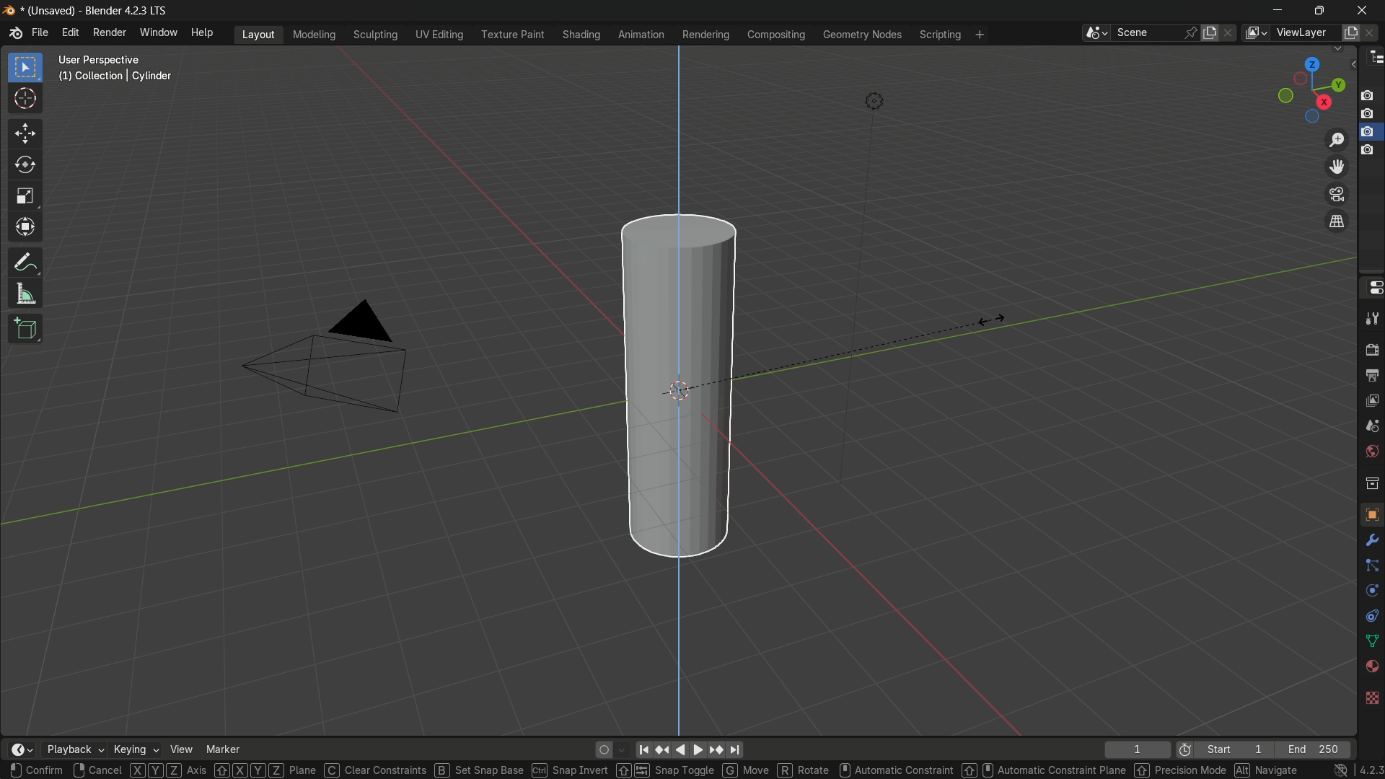 Image resolution: width=1385 pixels, height=779 pixels. I want to click on view layer, so click(1371, 402).